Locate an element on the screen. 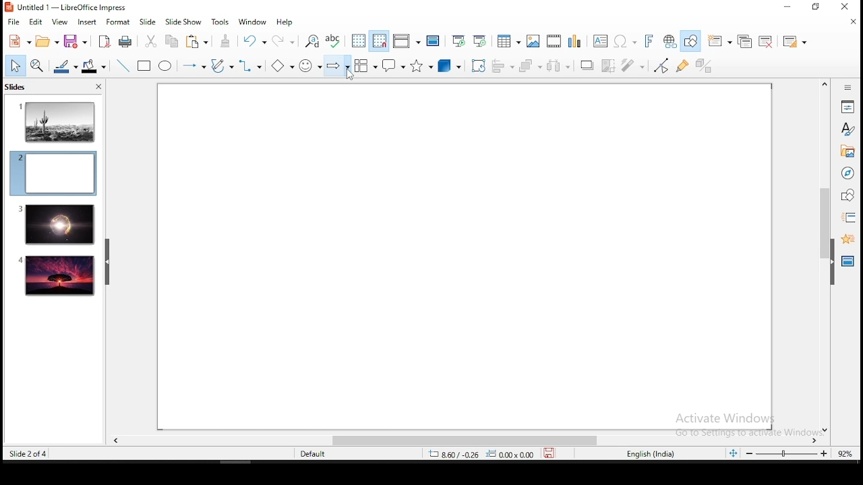  close  is located at coordinates (850, 21).